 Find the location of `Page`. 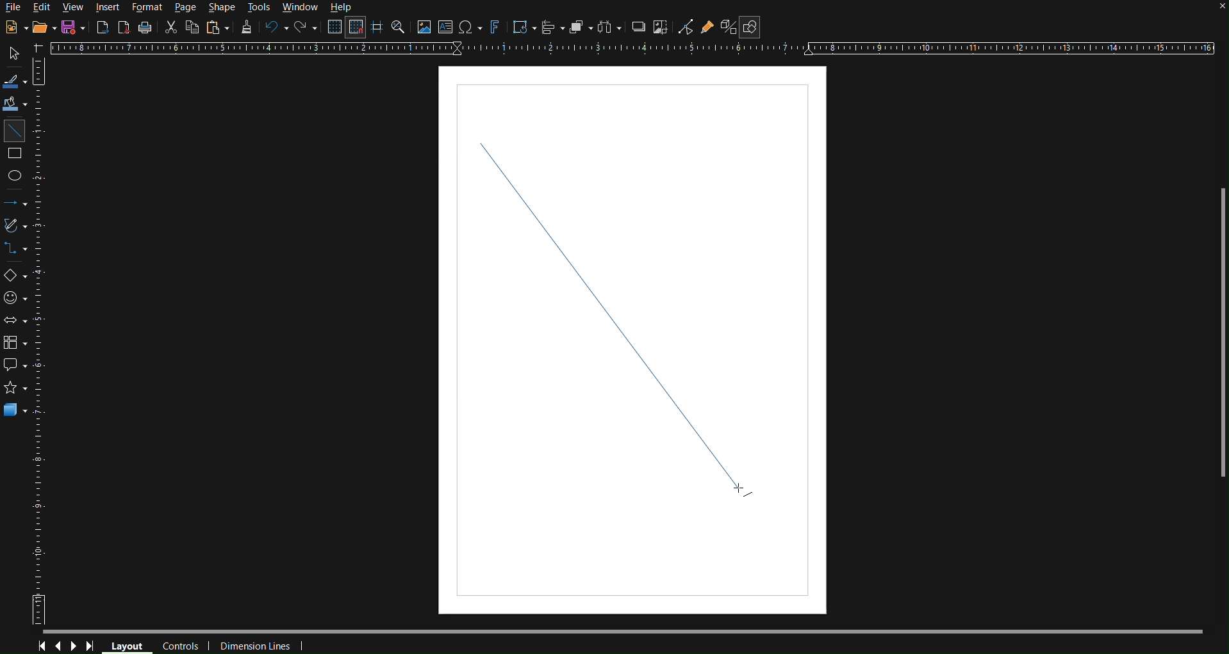

Page is located at coordinates (184, 8).